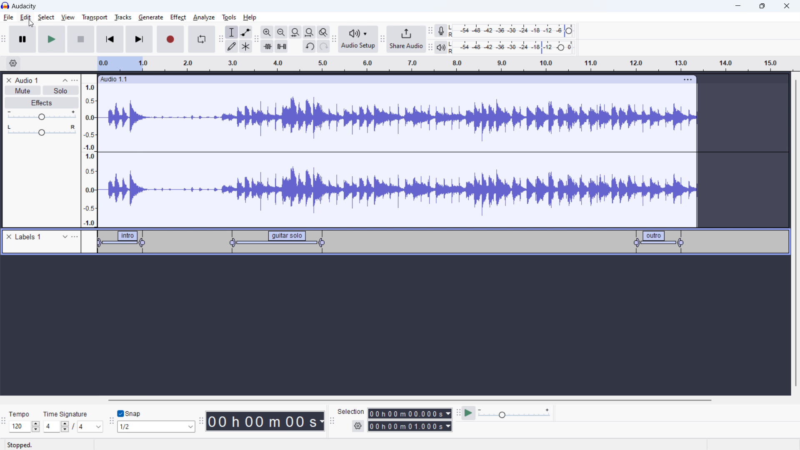 Image resolution: width=800 pixels, height=450 pixels. Describe the element at coordinates (385, 79) in the screenshot. I see `click to move` at that location.